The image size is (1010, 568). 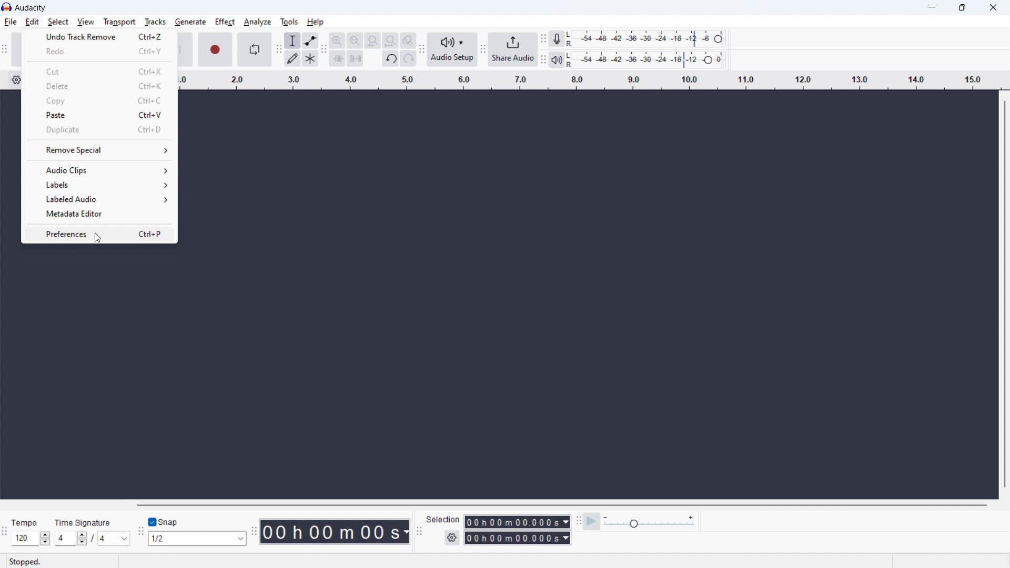 I want to click on Enabales movement of share audio toolbar, so click(x=483, y=49).